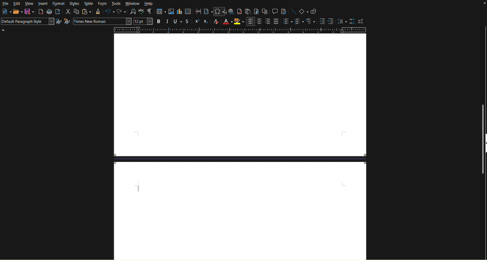 The height and width of the screenshot is (260, 487). I want to click on Justify, so click(276, 21).